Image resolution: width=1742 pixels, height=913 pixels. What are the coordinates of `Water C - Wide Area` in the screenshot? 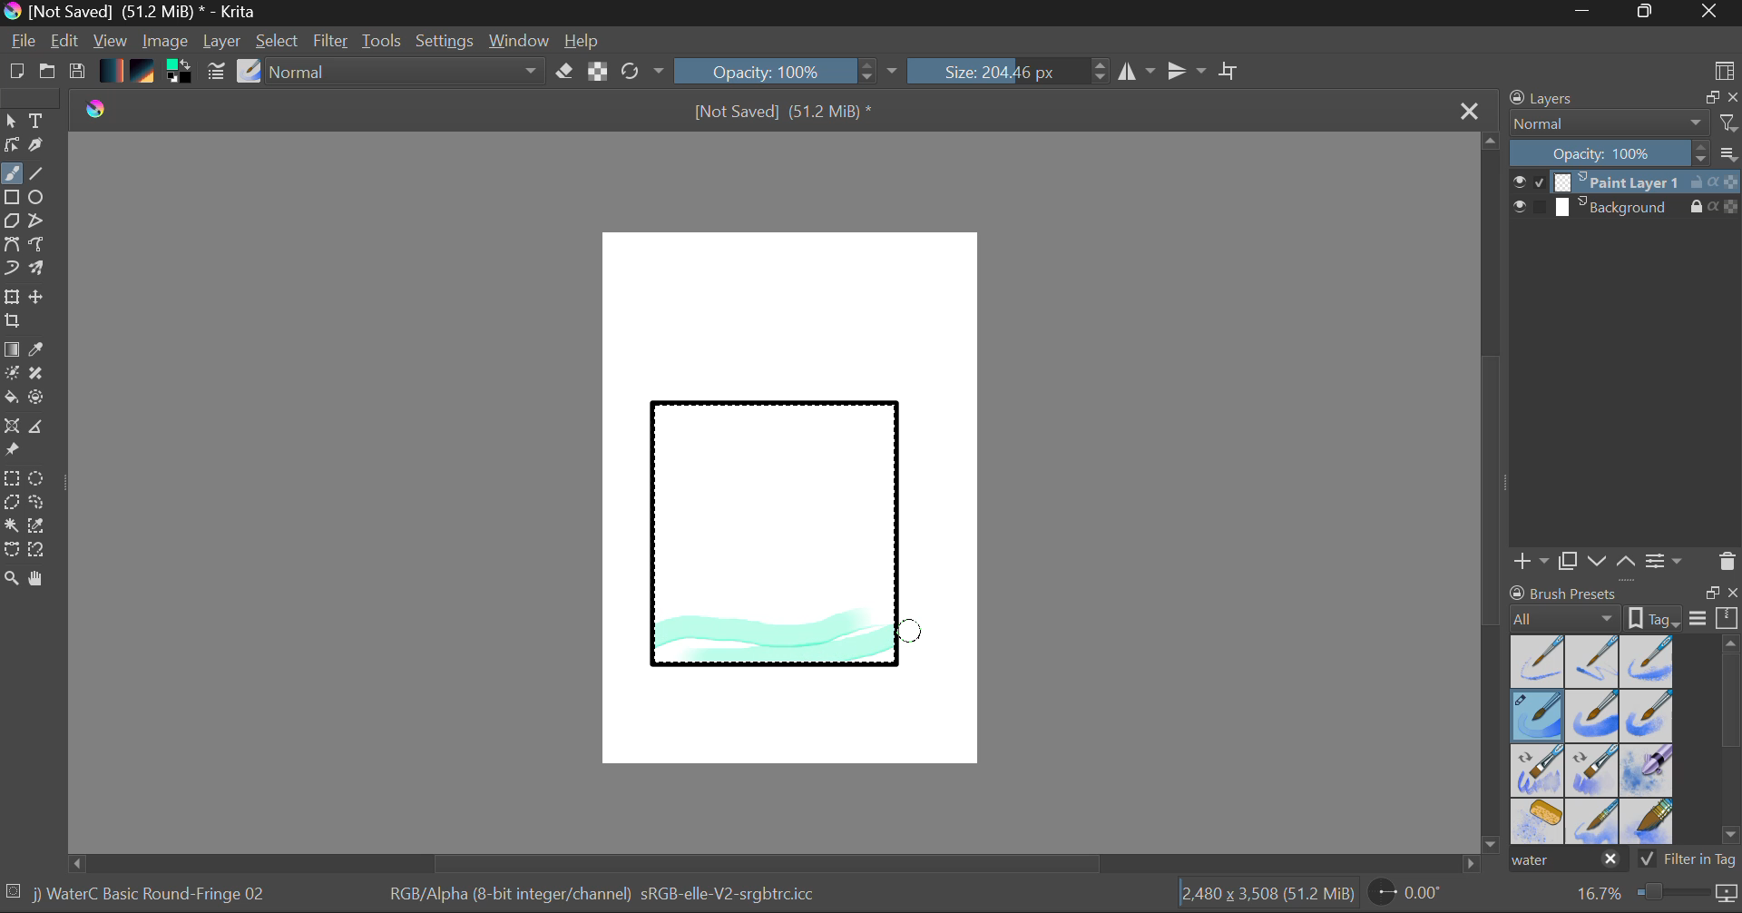 It's located at (1649, 822).